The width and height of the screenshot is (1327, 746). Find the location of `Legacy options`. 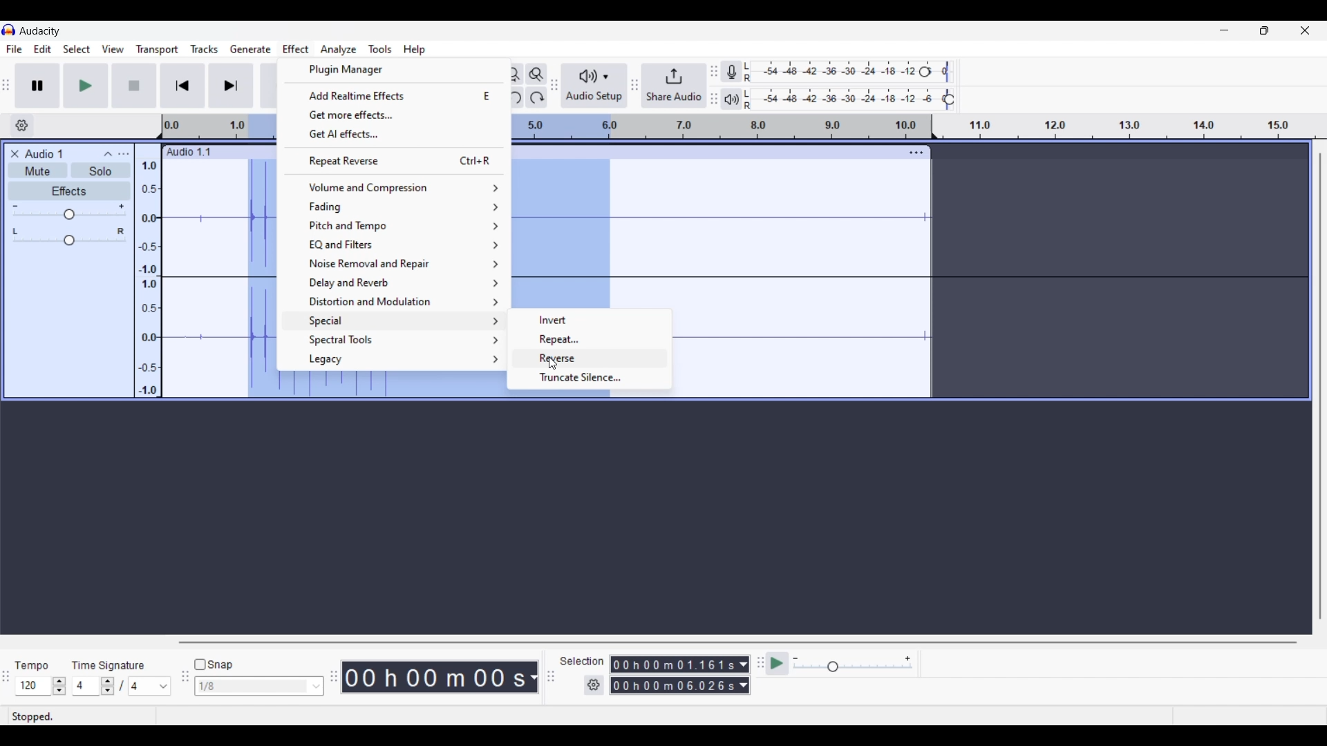

Legacy options is located at coordinates (395, 360).